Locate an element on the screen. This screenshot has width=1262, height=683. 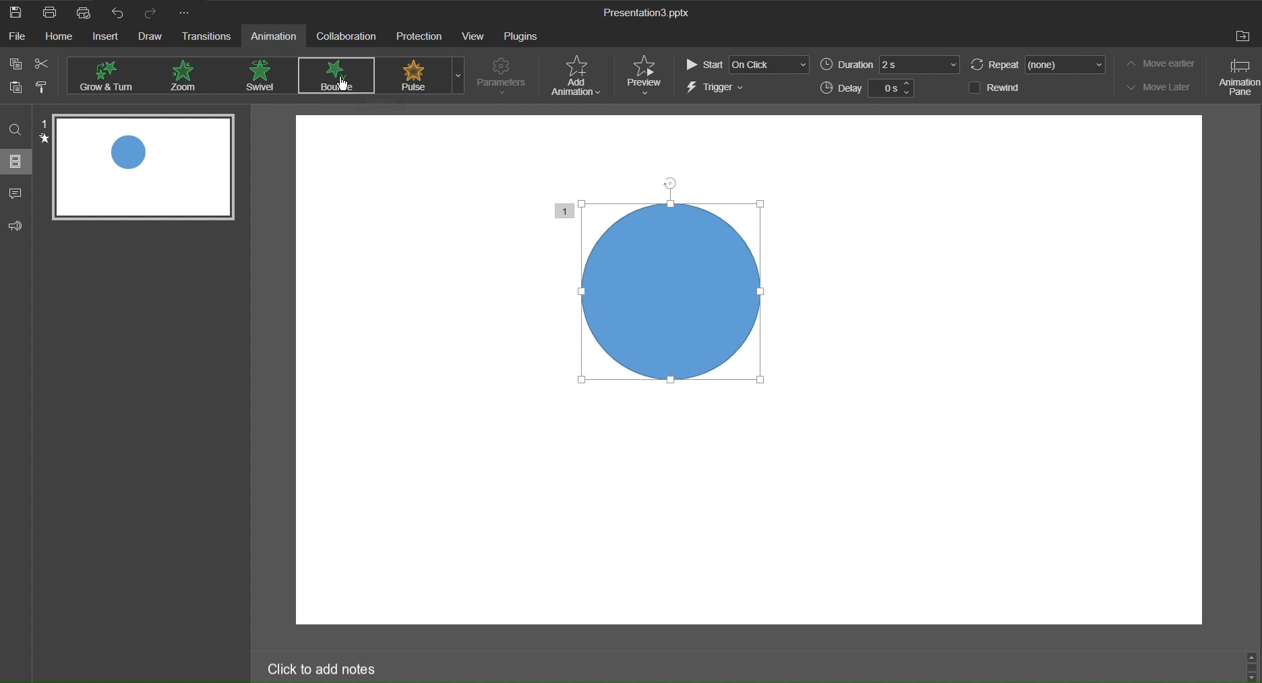
Quick Print is located at coordinates (82, 12).